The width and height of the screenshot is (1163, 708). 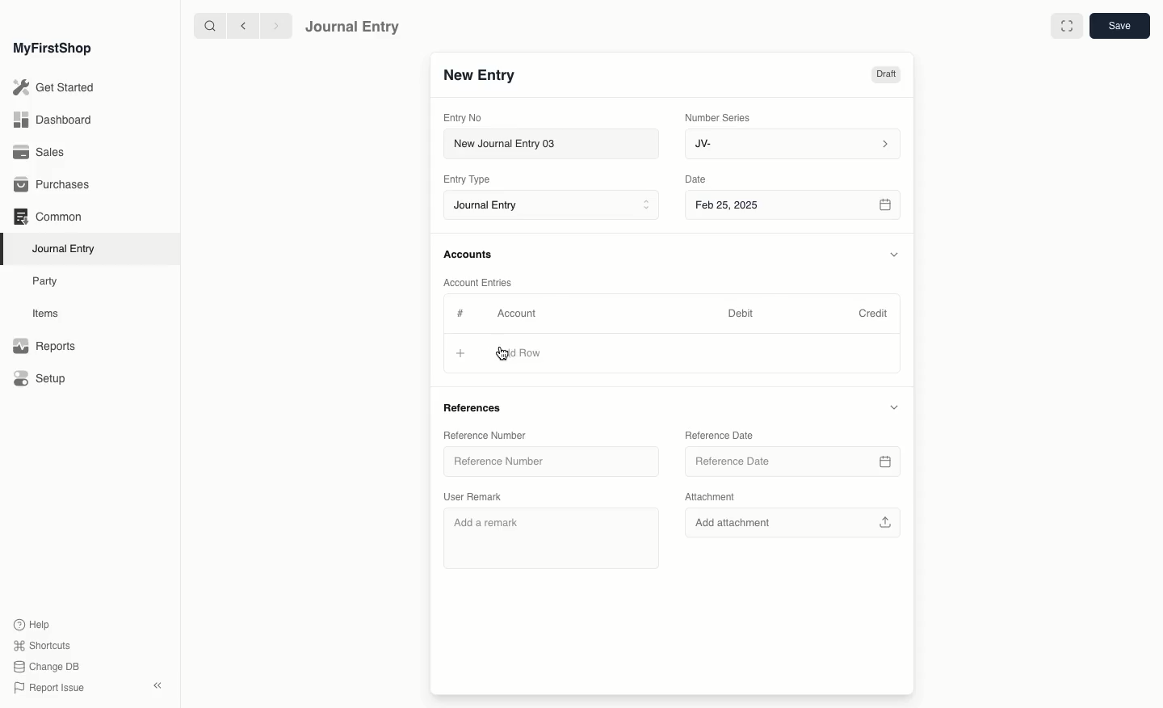 What do you see at coordinates (516, 314) in the screenshot?
I see `Account` at bounding box center [516, 314].